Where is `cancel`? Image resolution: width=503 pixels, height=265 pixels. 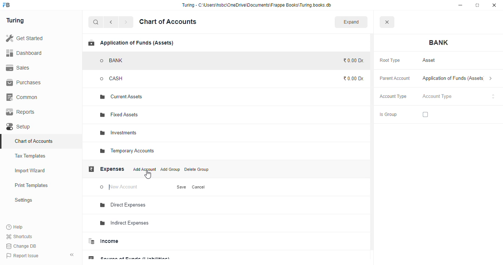 cancel is located at coordinates (199, 187).